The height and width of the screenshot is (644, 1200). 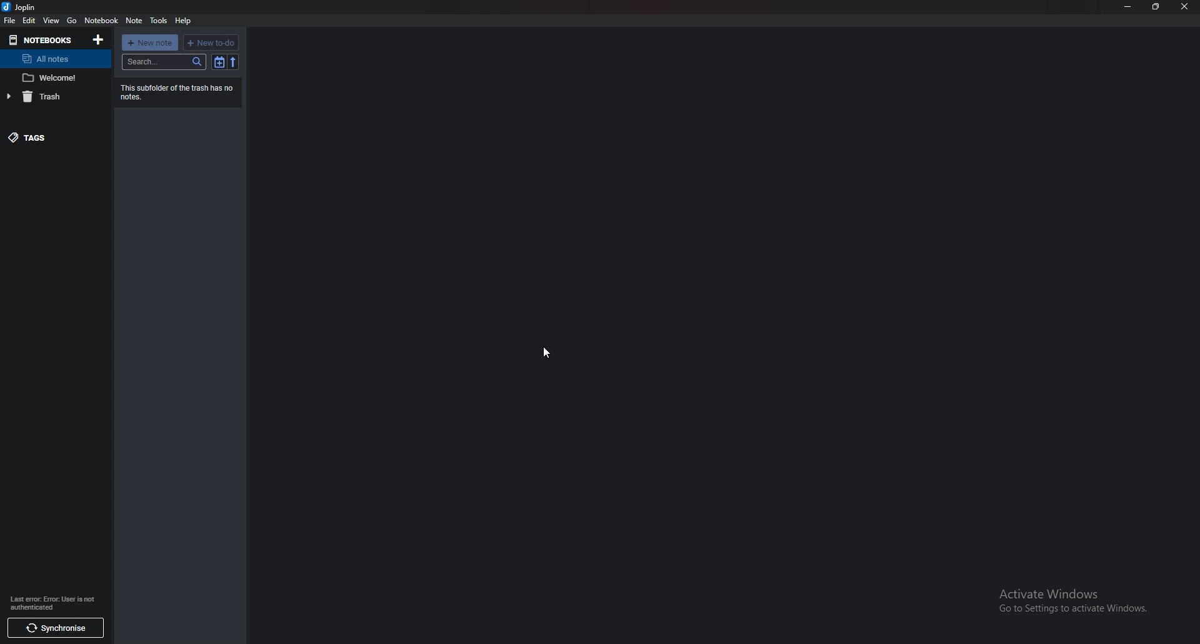 I want to click on file, so click(x=10, y=20).